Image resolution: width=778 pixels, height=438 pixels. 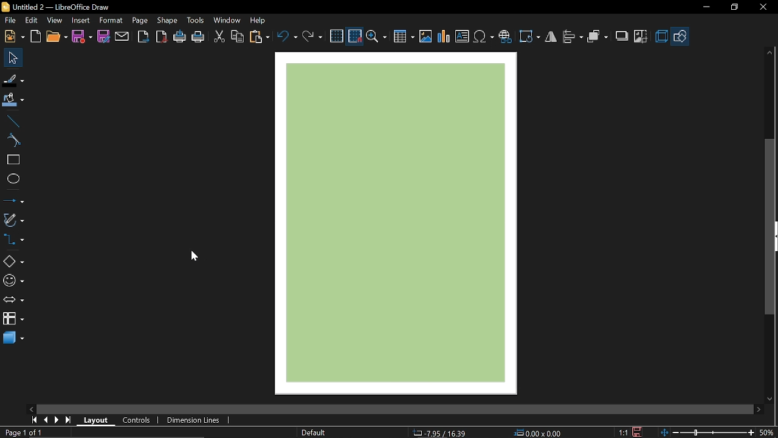 I want to click on Position, so click(x=539, y=432).